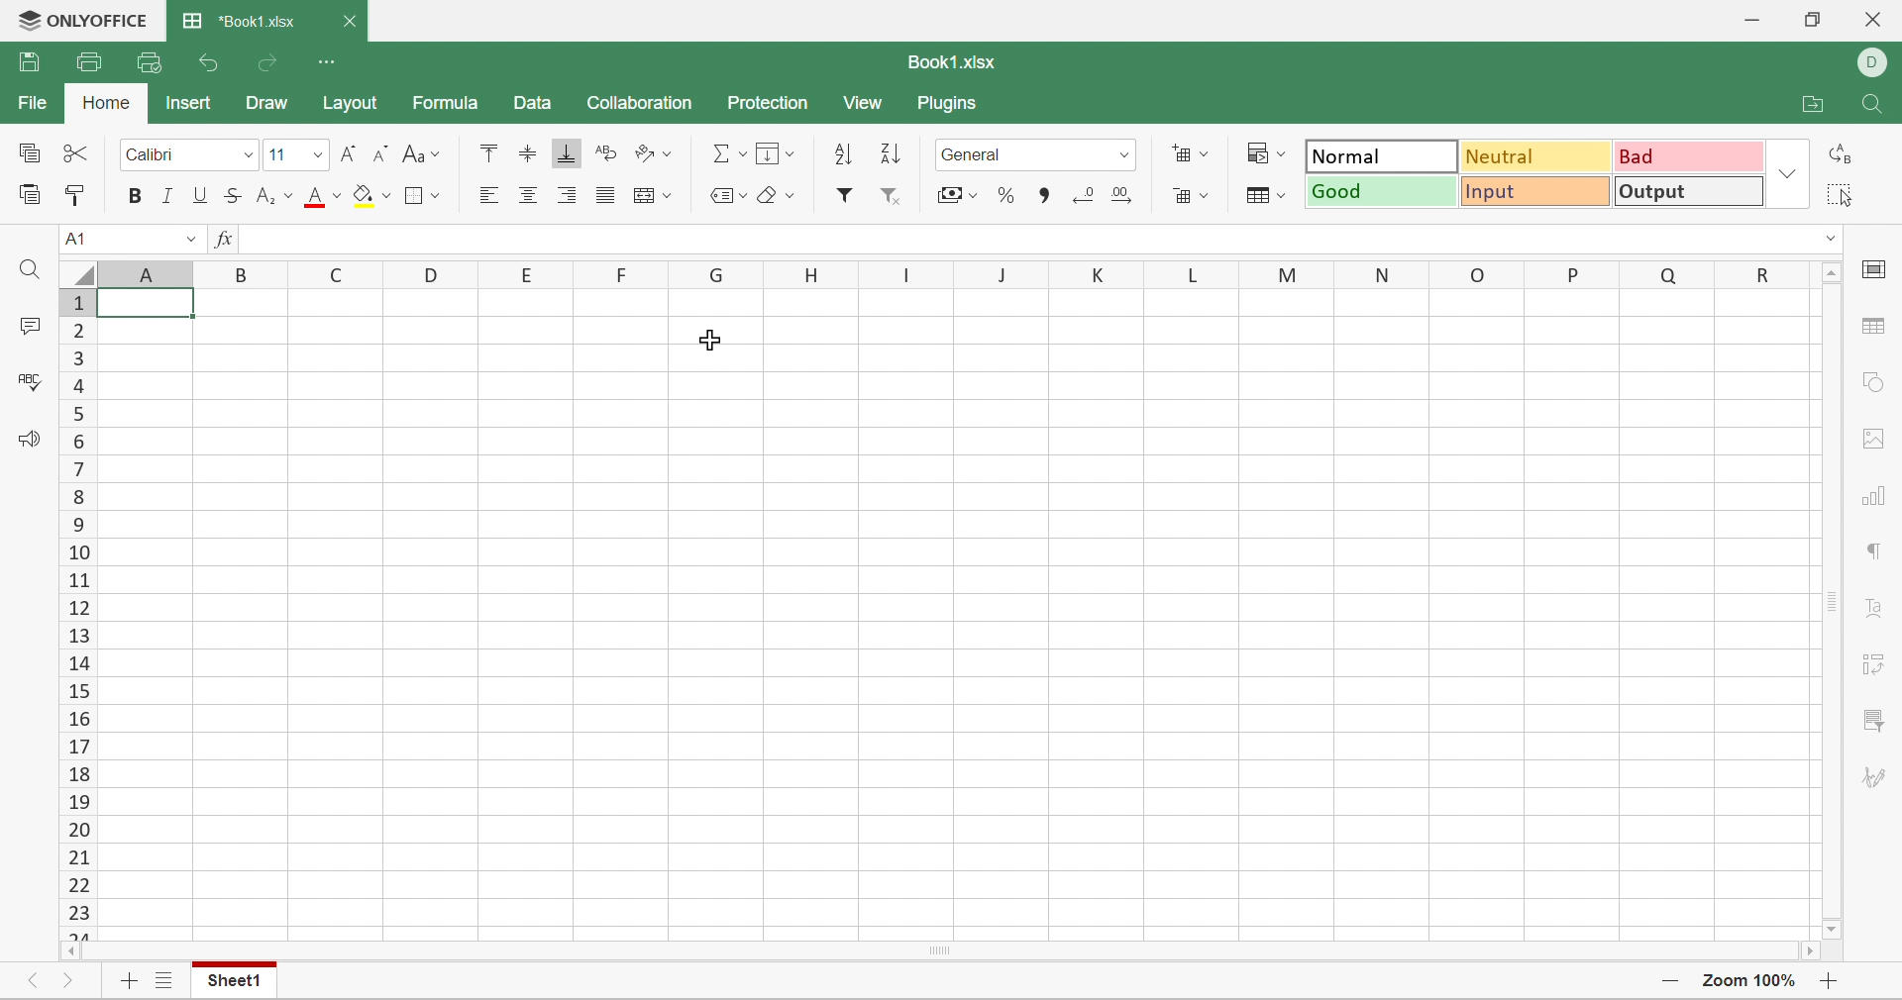 The image size is (1902, 1000). I want to click on A1, so click(79, 240).